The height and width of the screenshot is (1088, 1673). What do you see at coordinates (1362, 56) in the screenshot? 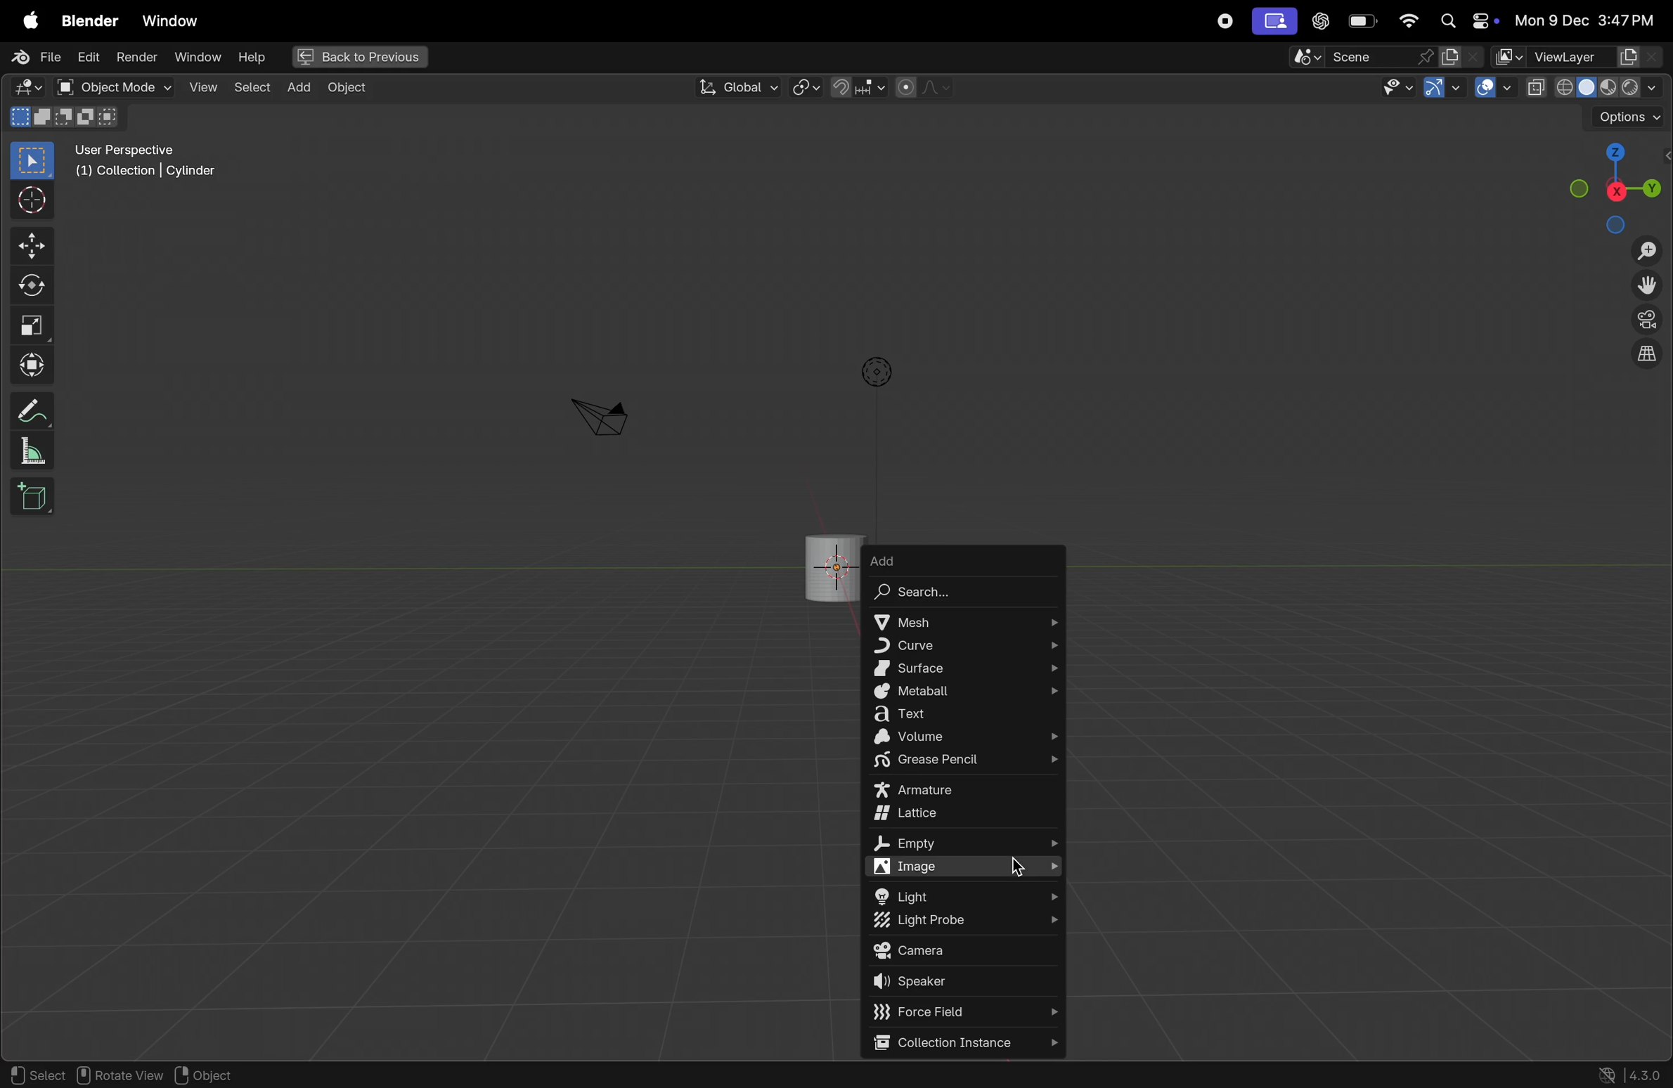
I see `score` at bounding box center [1362, 56].